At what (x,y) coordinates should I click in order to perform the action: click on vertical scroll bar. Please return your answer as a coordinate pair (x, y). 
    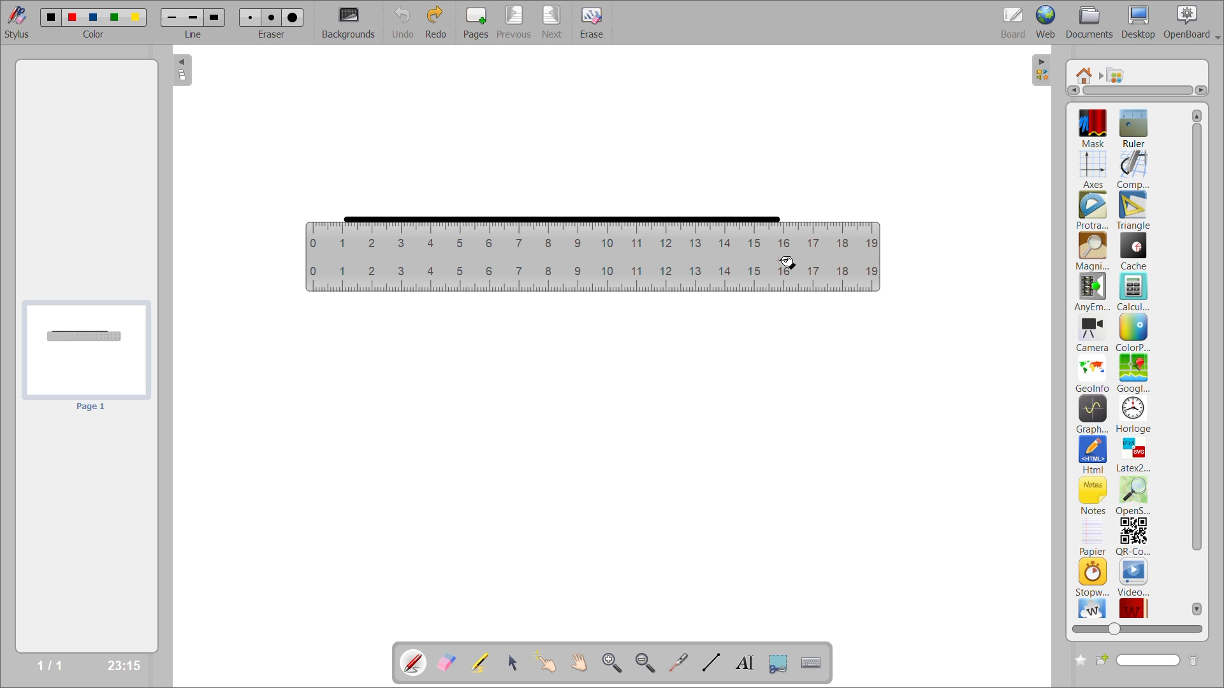
    Looking at the image, I should click on (1198, 362).